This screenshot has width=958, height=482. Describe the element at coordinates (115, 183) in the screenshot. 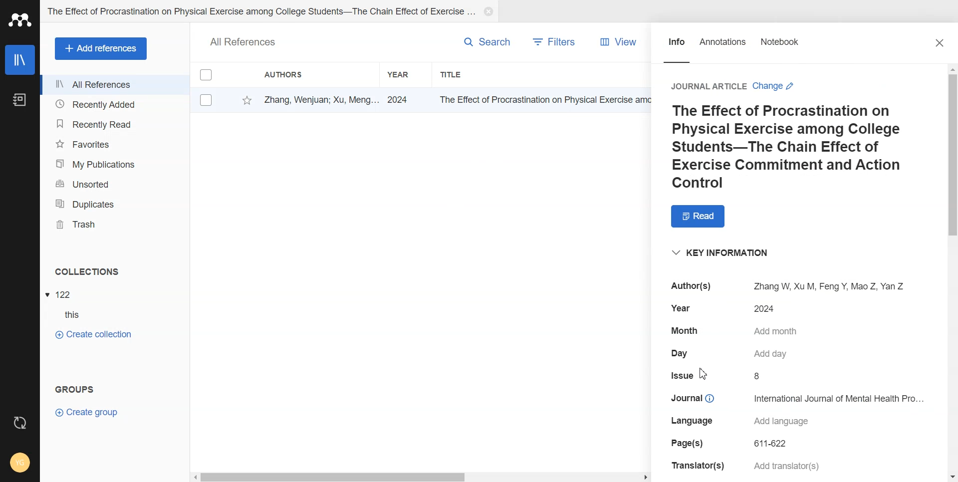

I see `Unsorted` at that location.